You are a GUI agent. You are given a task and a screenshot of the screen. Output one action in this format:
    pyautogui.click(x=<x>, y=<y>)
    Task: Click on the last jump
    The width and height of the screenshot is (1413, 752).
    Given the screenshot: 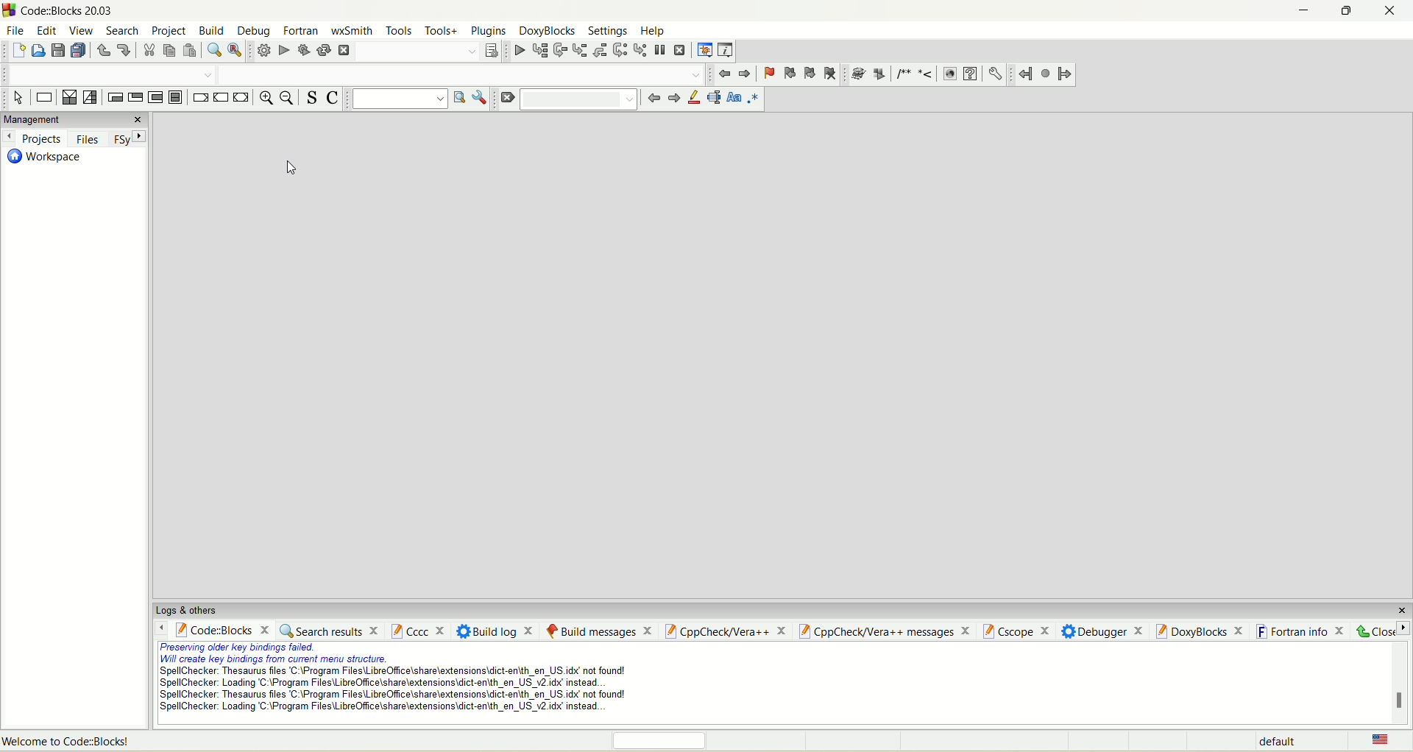 What is the action you would take?
    pyautogui.click(x=1044, y=73)
    